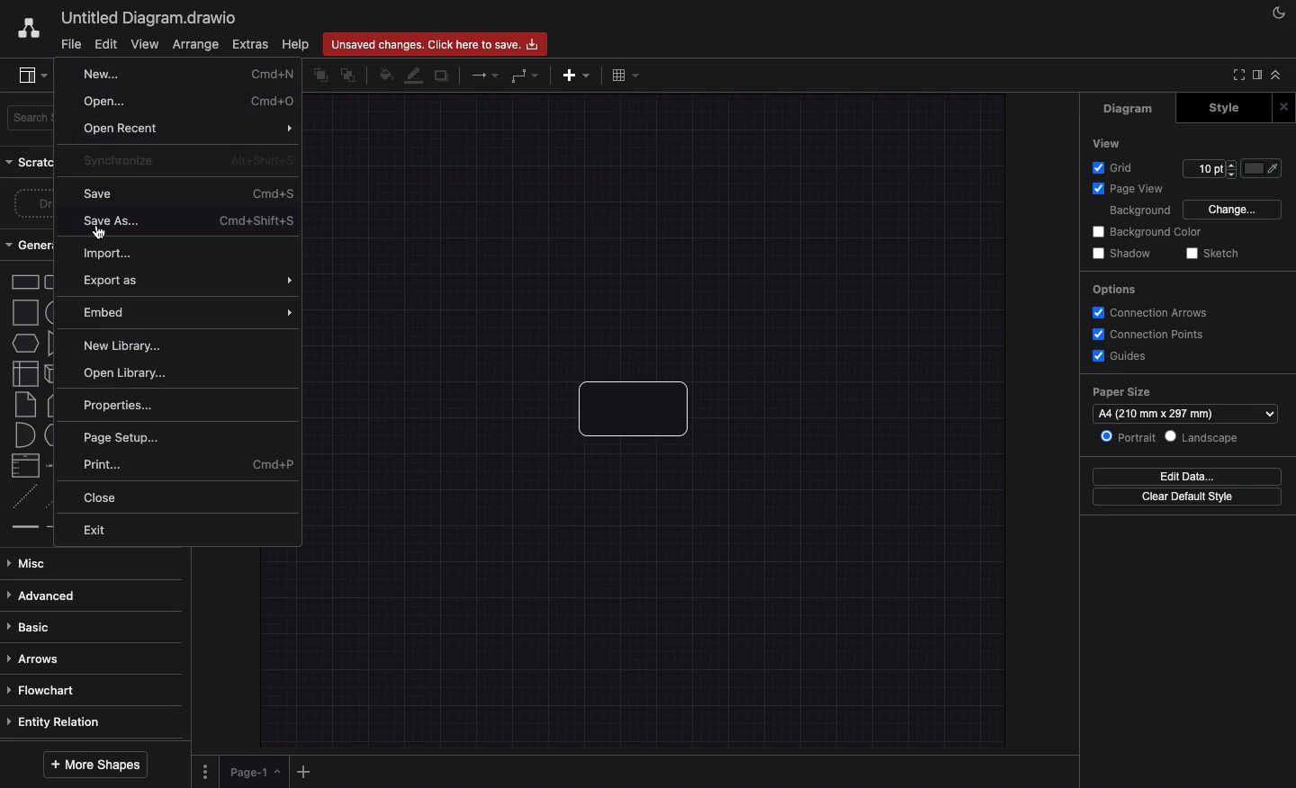 The image size is (1296, 788). Describe the element at coordinates (99, 531) in the screenshot. I see `Exit` at that location.